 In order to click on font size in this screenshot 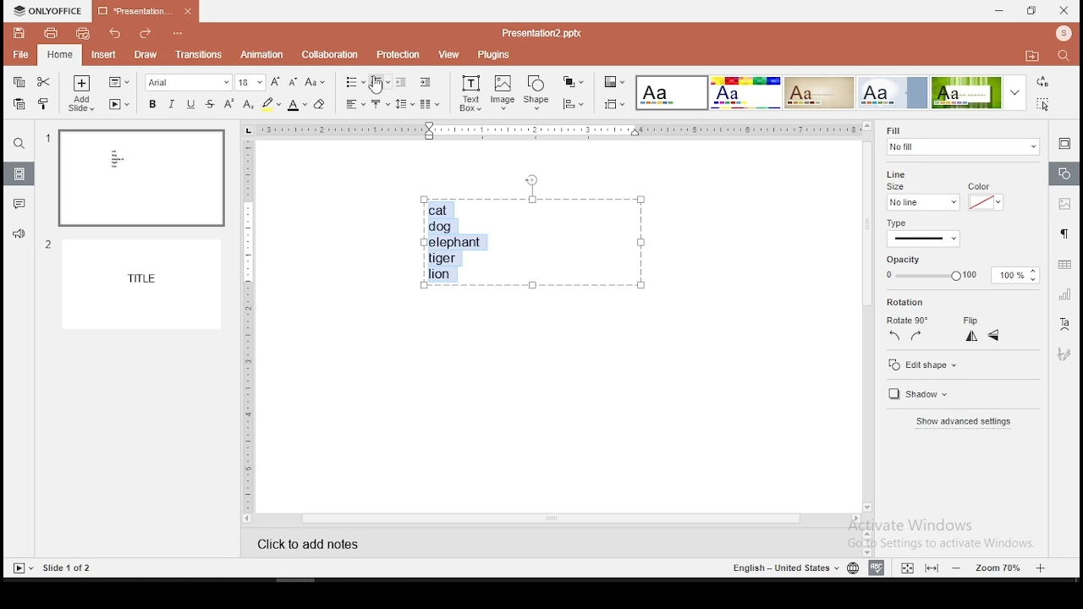, I will do `click(251, 82)`.